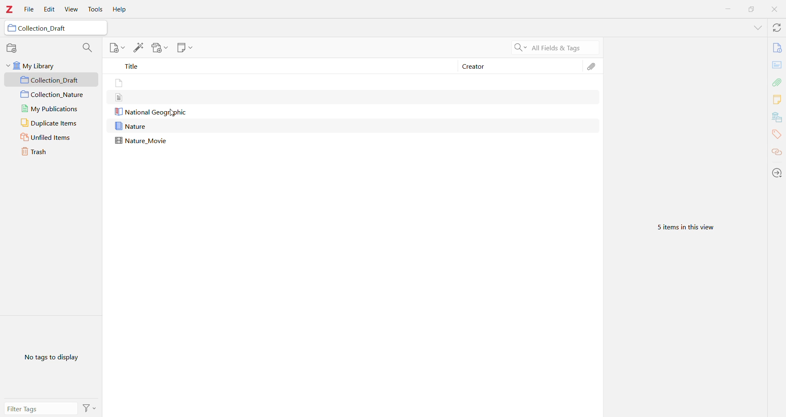  Describe the element at coordinates (553, 47) in the screenshot. I see `All fields and tags` at that location.